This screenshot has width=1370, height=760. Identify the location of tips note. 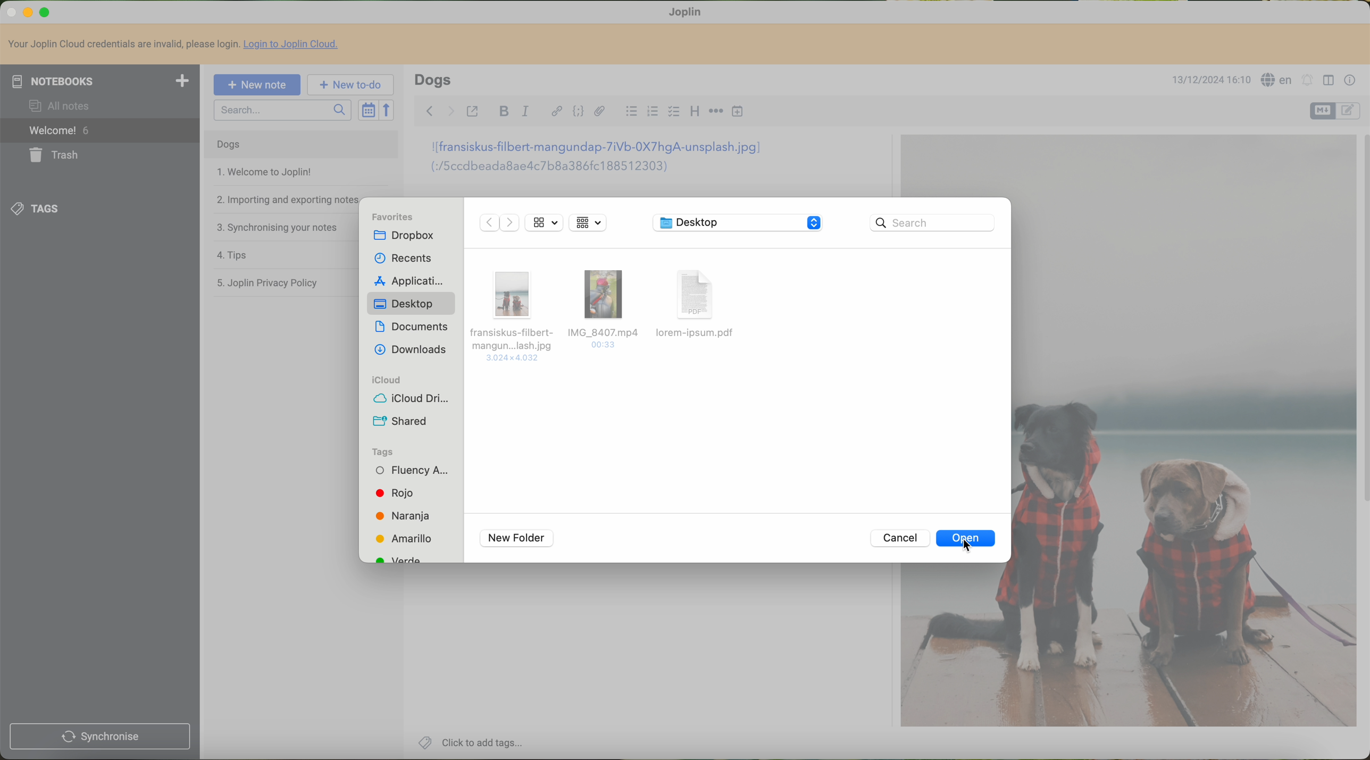
(236, 254).